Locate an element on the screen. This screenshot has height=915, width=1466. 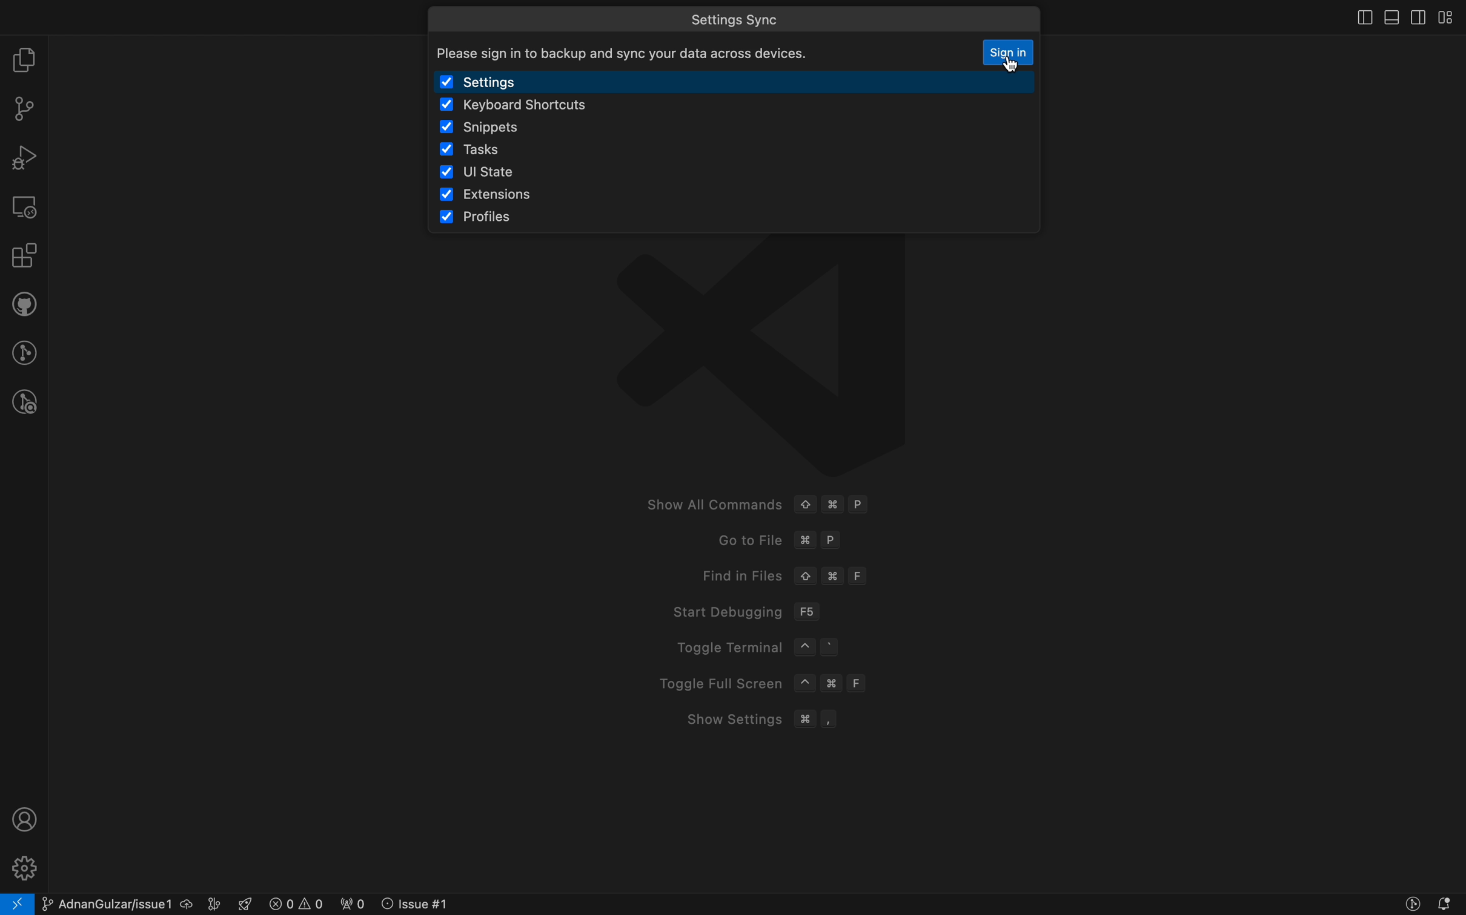
close slidebar is located at coordinates (1356, 19).